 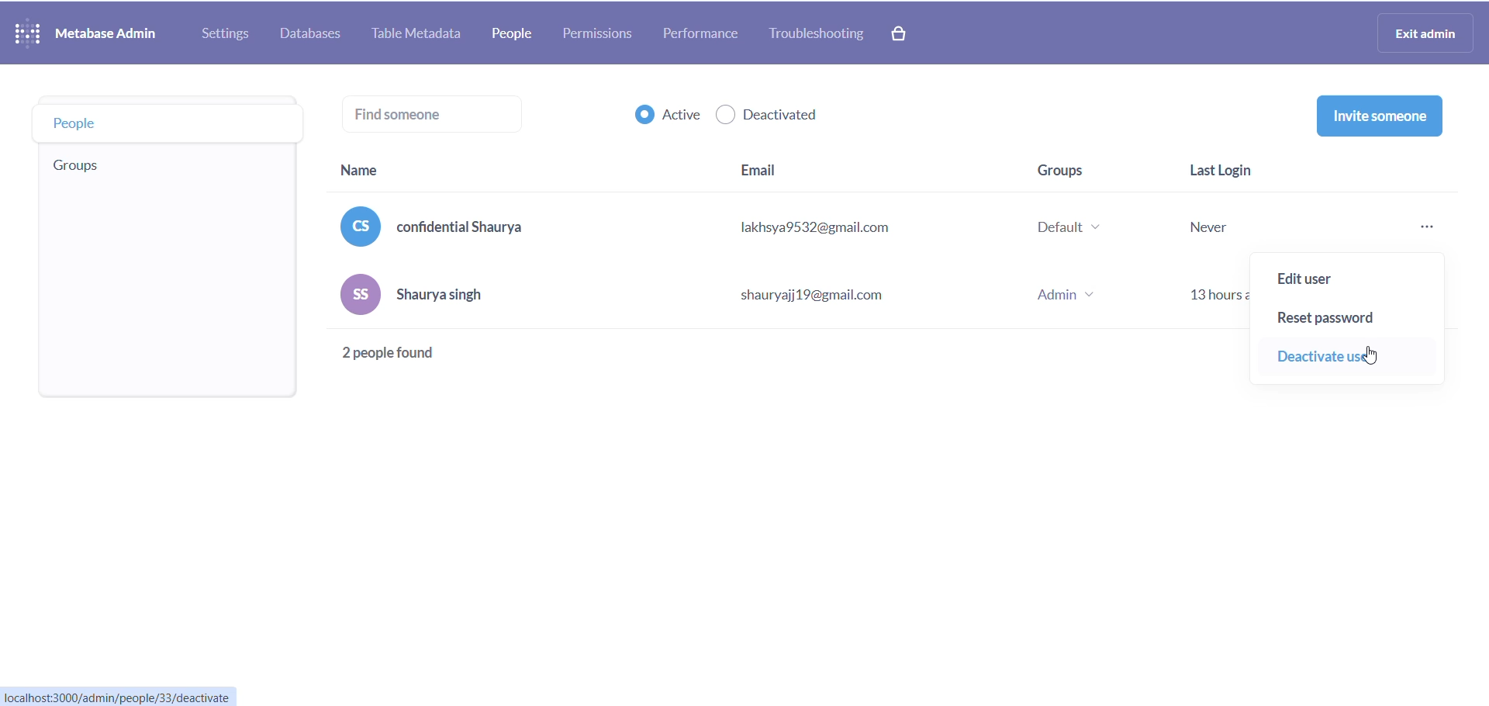 What do you see at coordinates (435, 300) in the screenshot?
I see `name` at bounding box center [435, 300].